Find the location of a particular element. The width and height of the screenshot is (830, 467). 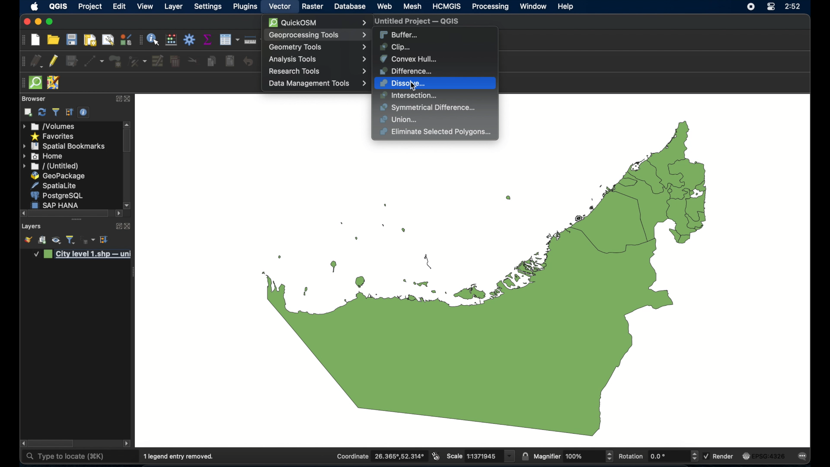

magnifier is located at coordinates (574, 456).